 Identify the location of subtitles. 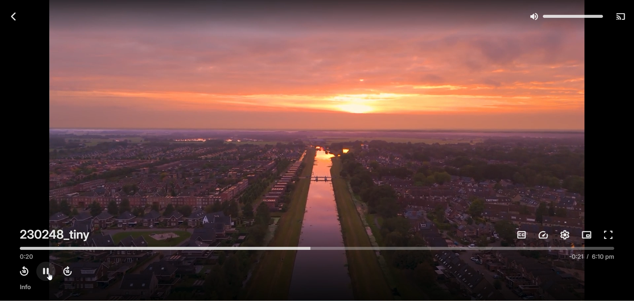
(519, 234).